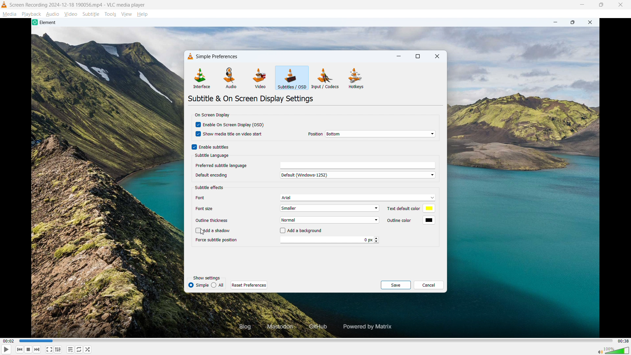 The width and height of the screenshot is (631, 355). I want to click on minimise dialogue box , so click(399, 56).